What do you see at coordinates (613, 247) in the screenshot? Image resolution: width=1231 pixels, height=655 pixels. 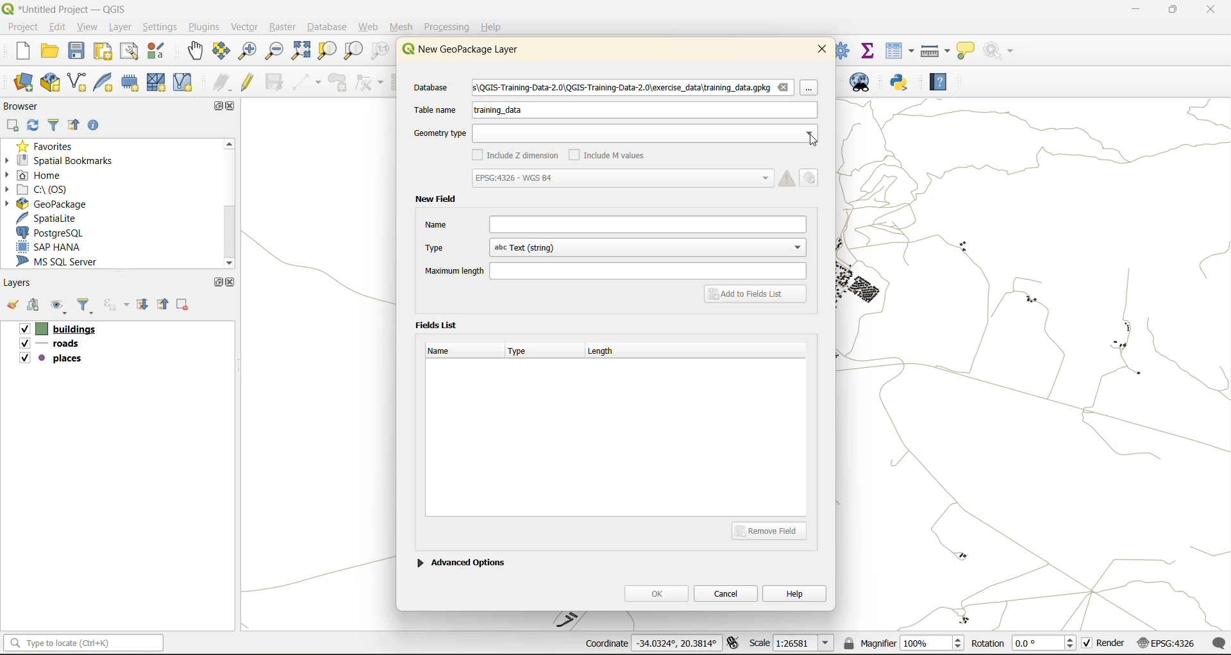 I see `type(text string)` at bounding box center [613, 247].